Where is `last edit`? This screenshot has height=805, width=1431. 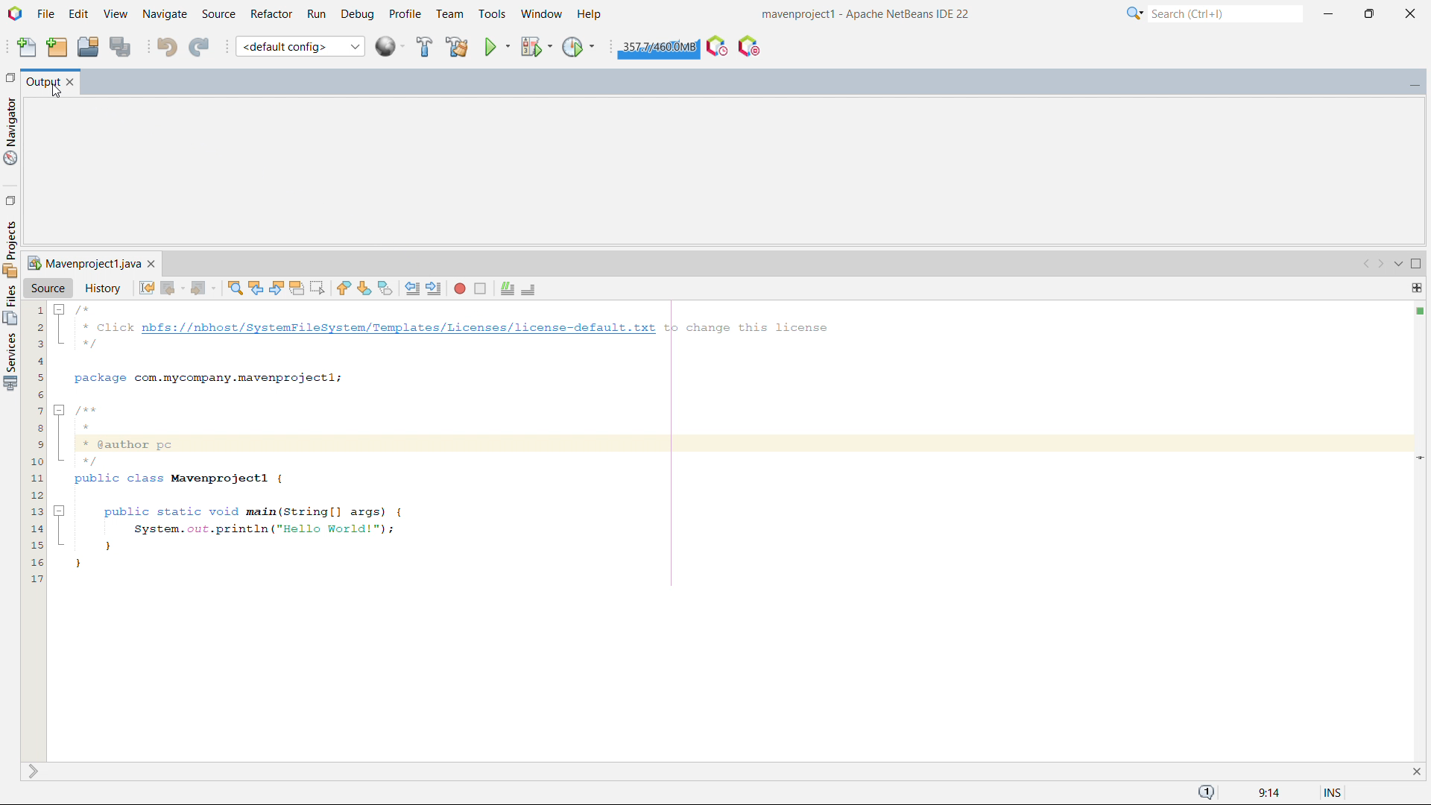 last edit is located at coordinates (147, 287).